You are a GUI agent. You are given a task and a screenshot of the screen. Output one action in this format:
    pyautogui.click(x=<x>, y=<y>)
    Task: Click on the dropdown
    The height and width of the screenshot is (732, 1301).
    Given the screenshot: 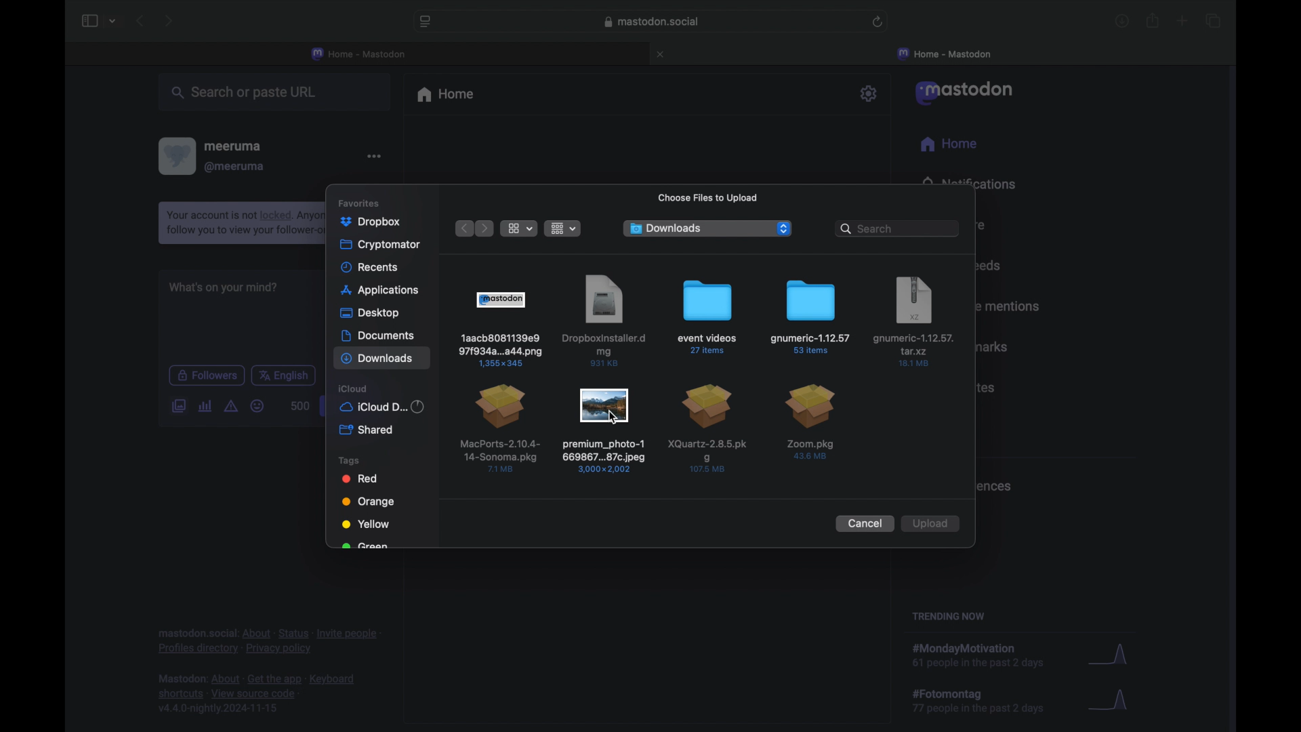 What is the action you would take?
    pyautogui.click(x=782, y=228)
    